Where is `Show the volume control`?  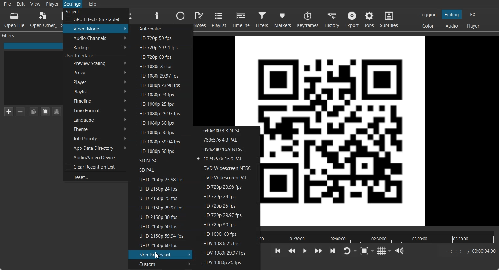
Show the volume control is located at coordinates (400, 251).